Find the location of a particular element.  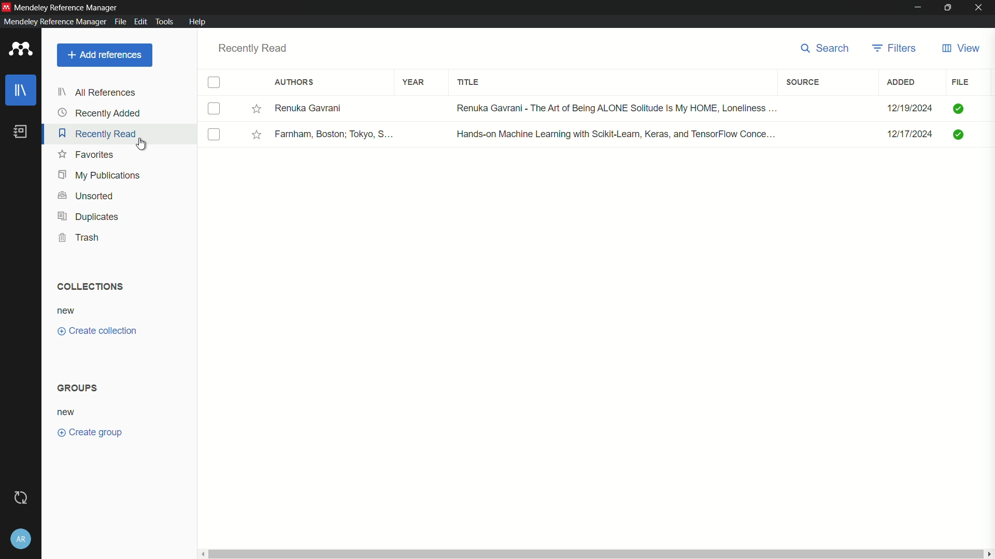

create group is located at coordinates (90, 432).